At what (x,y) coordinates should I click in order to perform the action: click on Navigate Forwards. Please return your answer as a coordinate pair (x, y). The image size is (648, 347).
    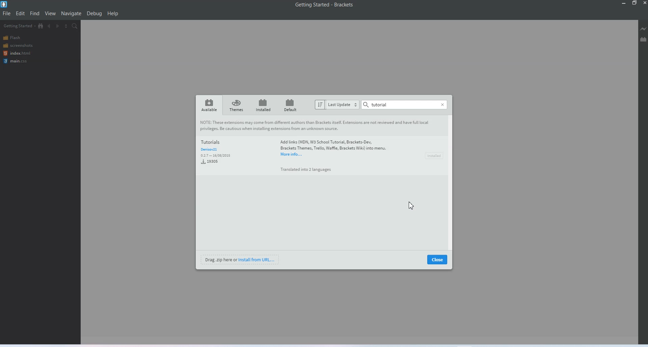
    Looking at the image, I should click on (58, 26).